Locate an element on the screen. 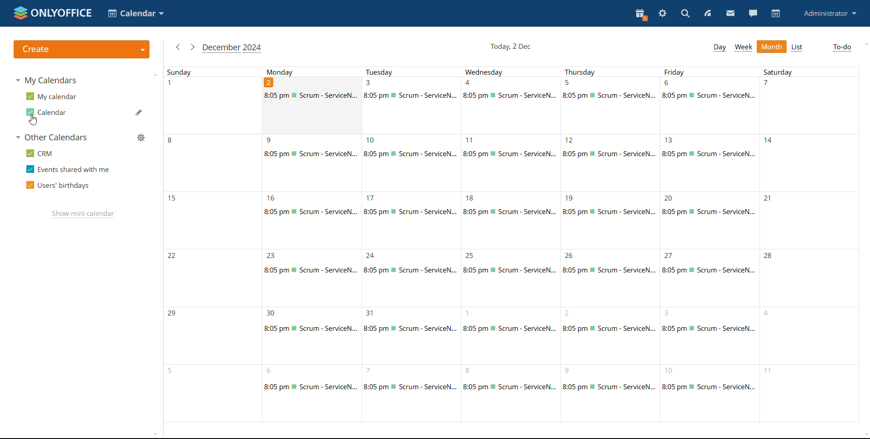 The height and width of the screenshot is (439, 870). chat is located at coordinates (753, 14).